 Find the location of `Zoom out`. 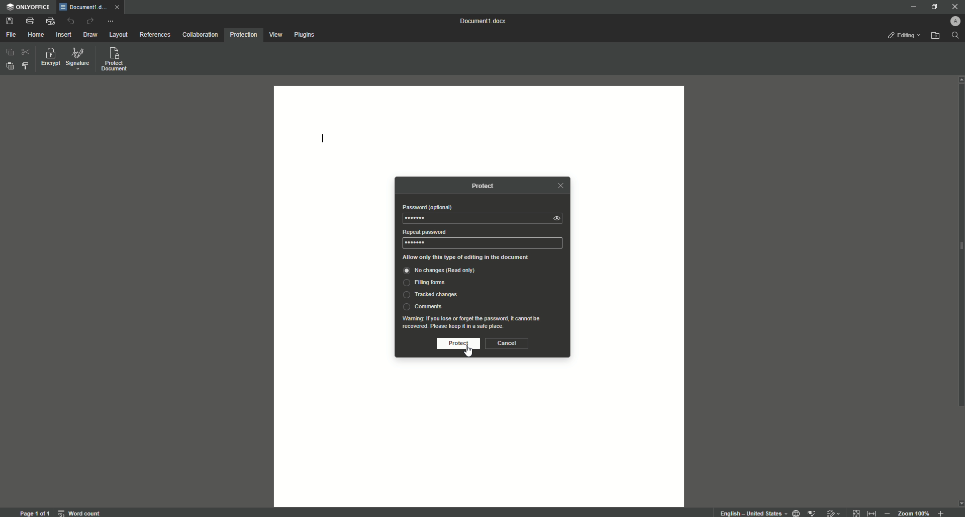

Zoom out is located at coordinates (887, 511).